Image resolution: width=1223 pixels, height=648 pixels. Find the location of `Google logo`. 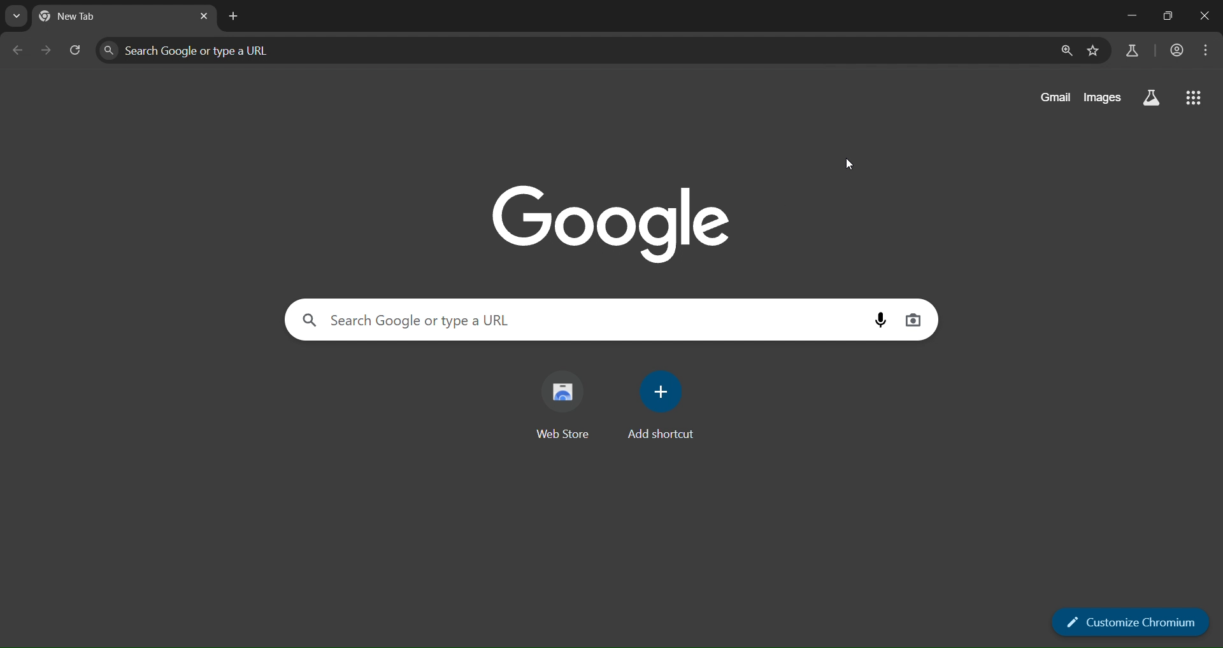

Google logo is located at coordinates (604, 220).